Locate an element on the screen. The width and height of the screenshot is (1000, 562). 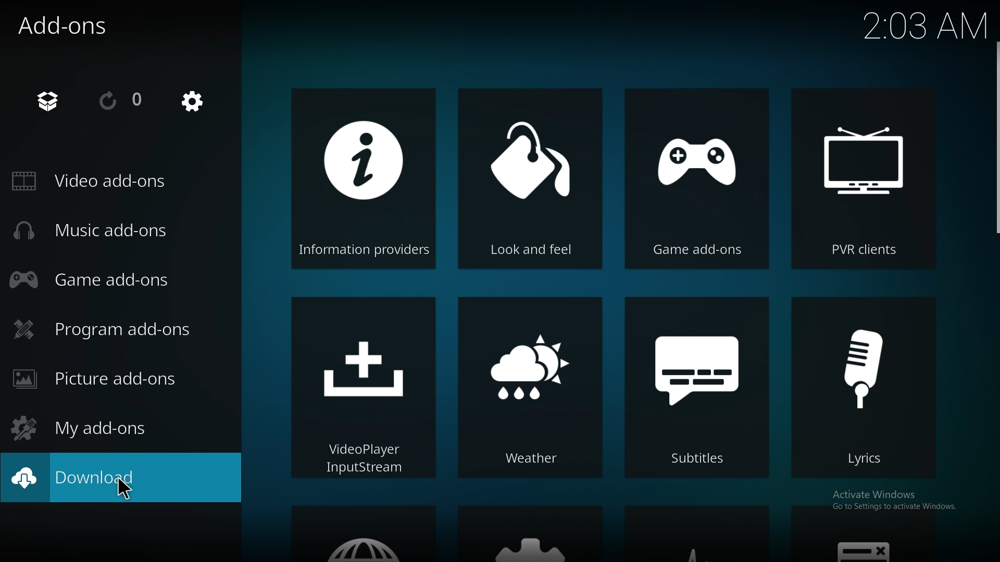
add on browser is located at coordinates (51, 100).